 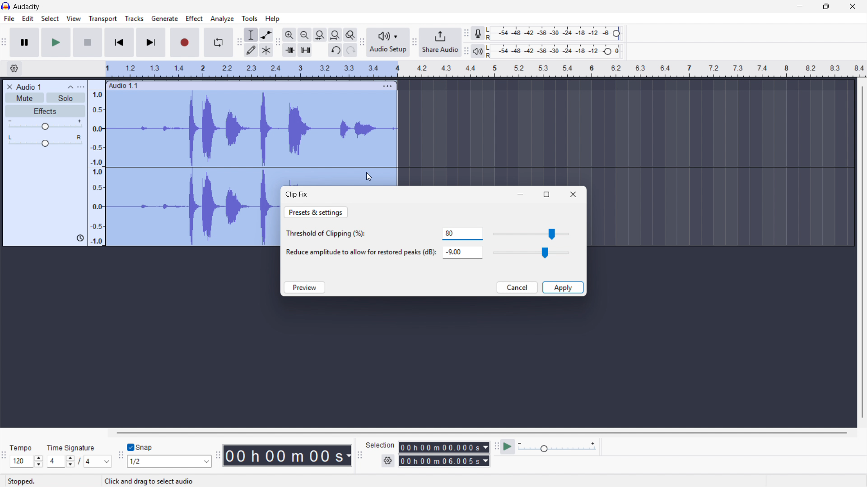 I want to click on Track control panel menu, so click(x=81, y=87).